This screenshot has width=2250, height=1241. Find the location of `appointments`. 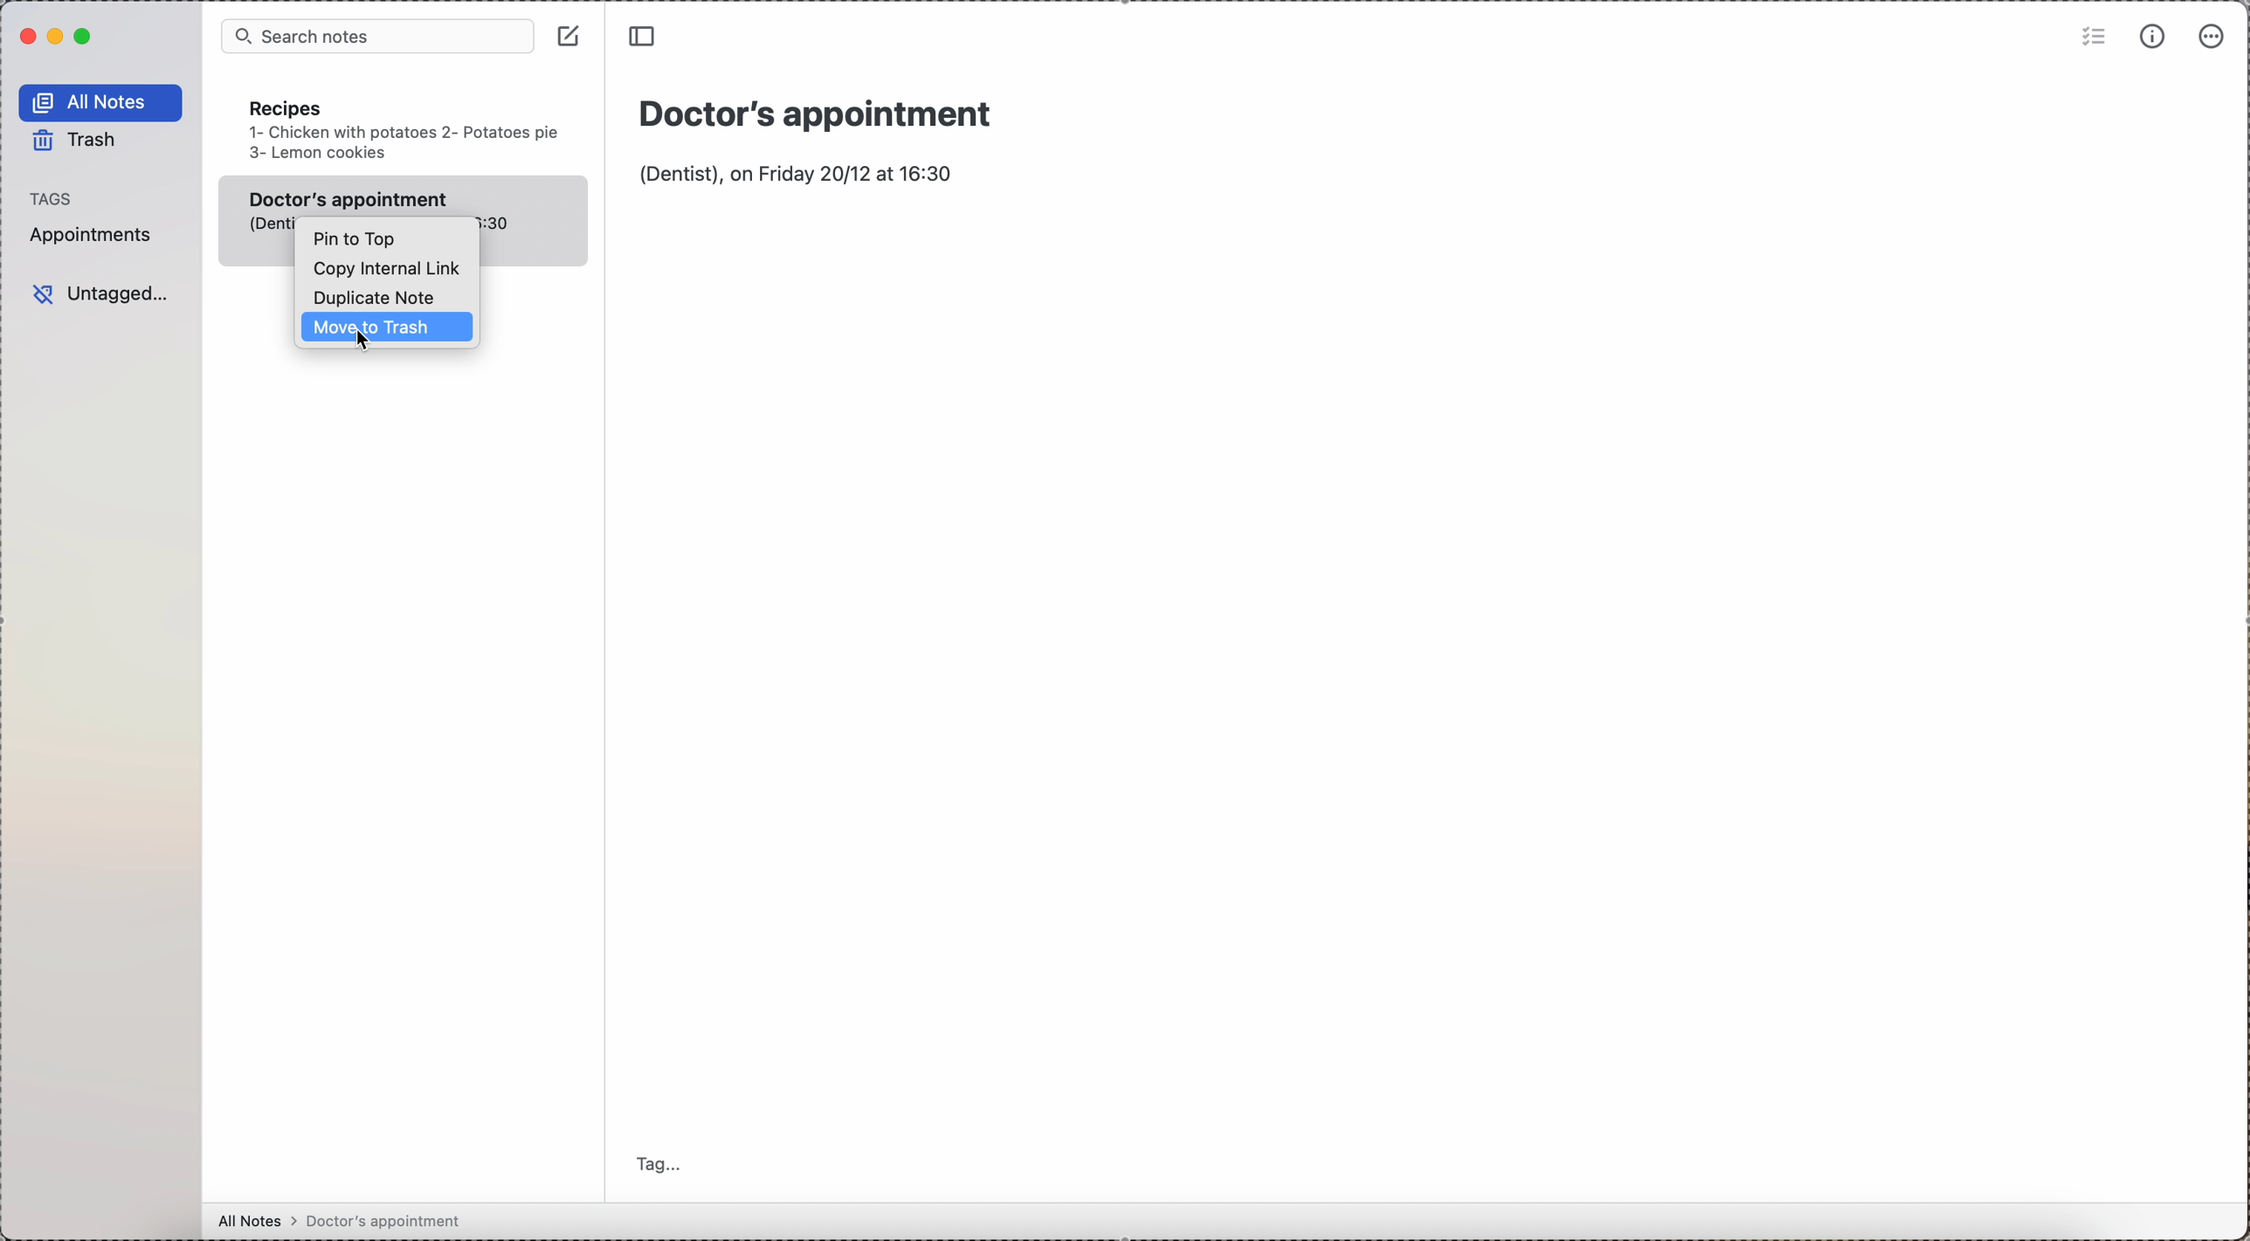

appointments is located at coordinates (97, 236).